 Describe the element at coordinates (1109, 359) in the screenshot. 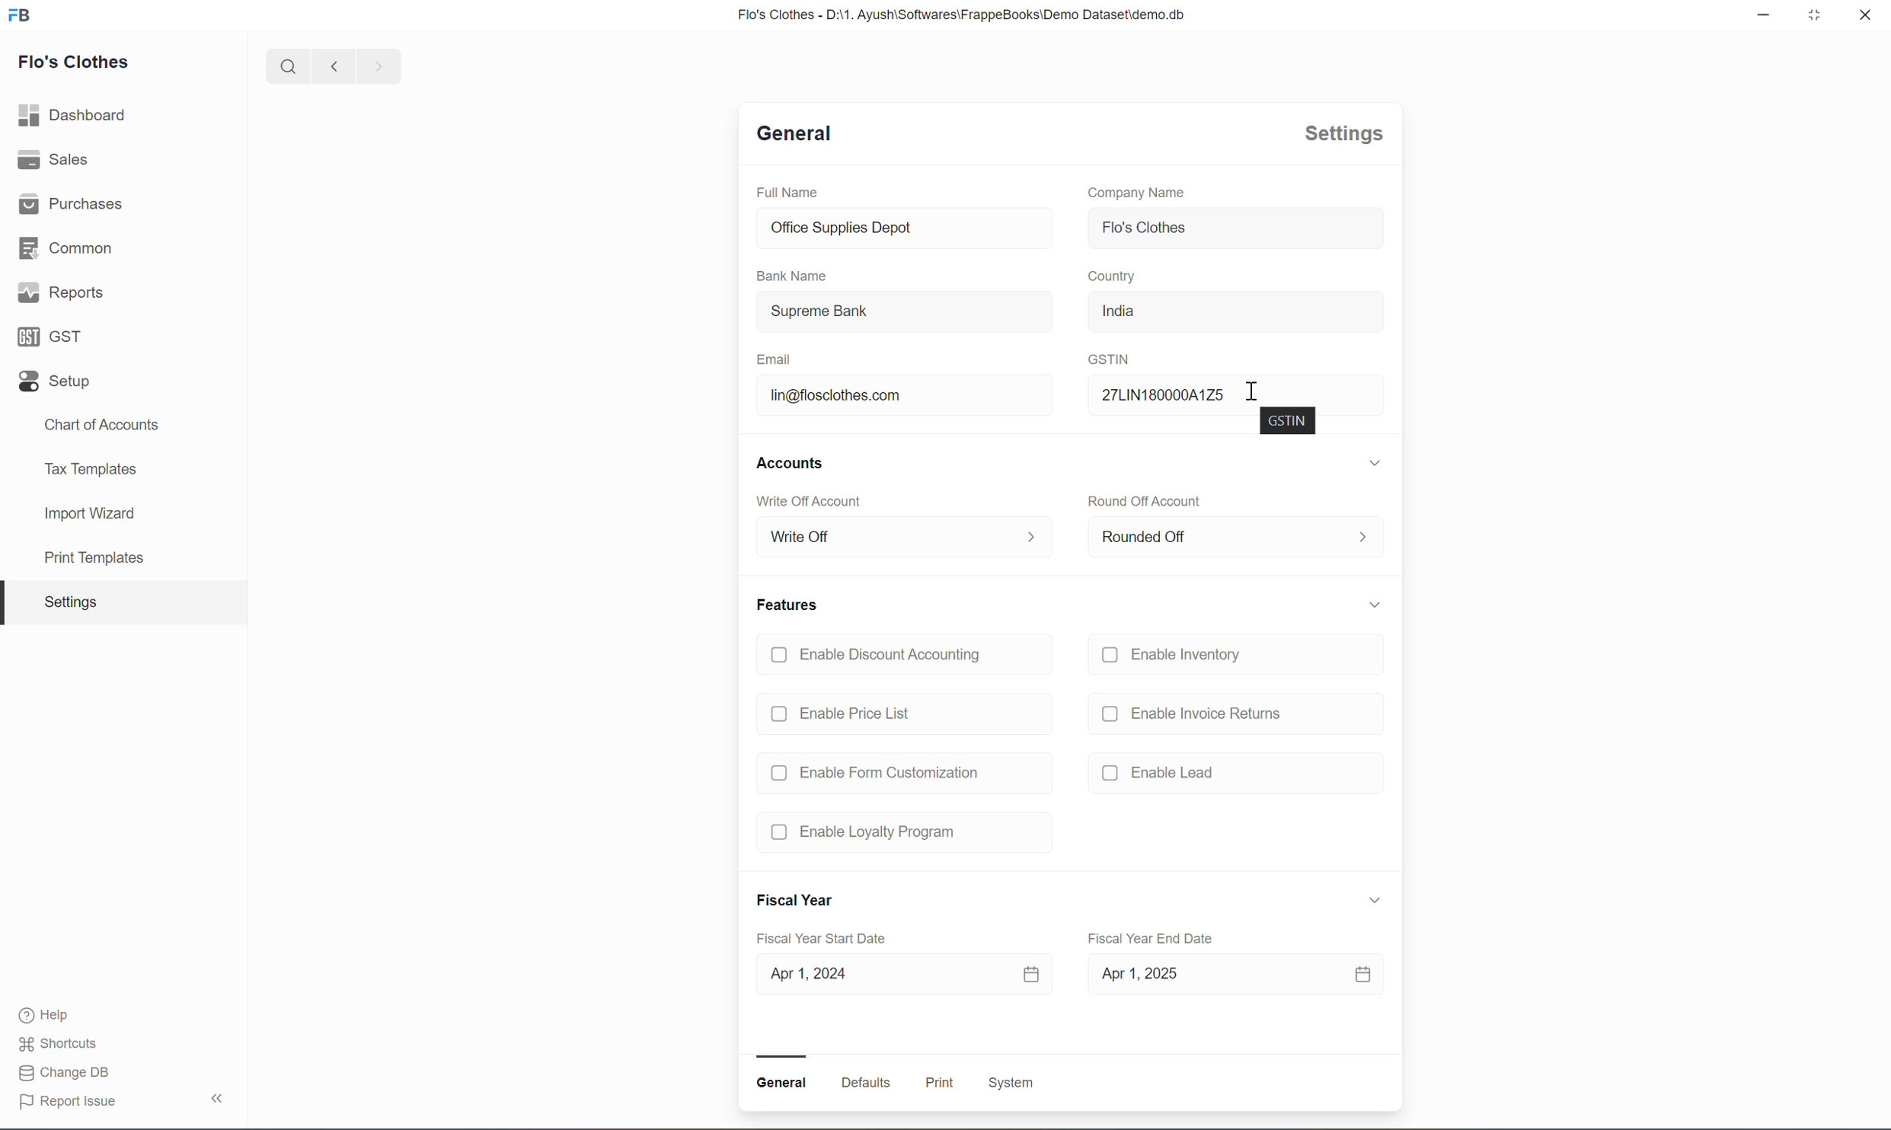

I see `GSTIN` at that location.